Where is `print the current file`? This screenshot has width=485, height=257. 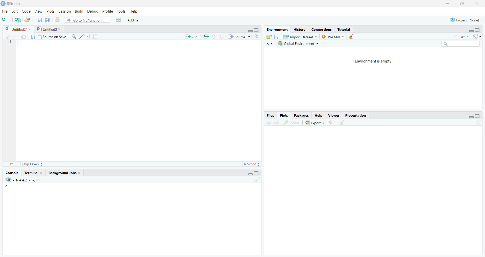 print the current file is located at coordinates (58, 20).